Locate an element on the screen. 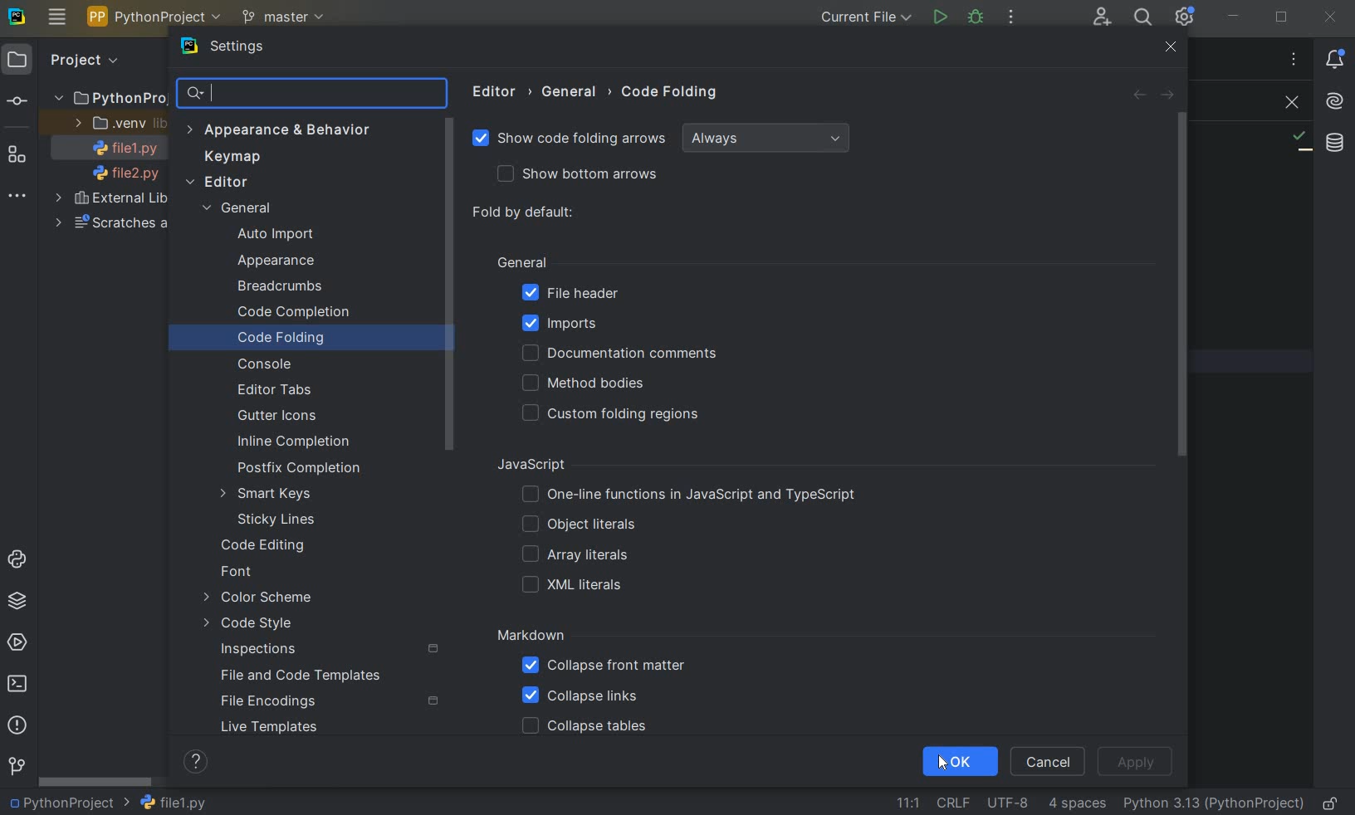 Image resolution: width=1355 pixels, height=815 pixels. FONT is located at coordinates (243, 573).